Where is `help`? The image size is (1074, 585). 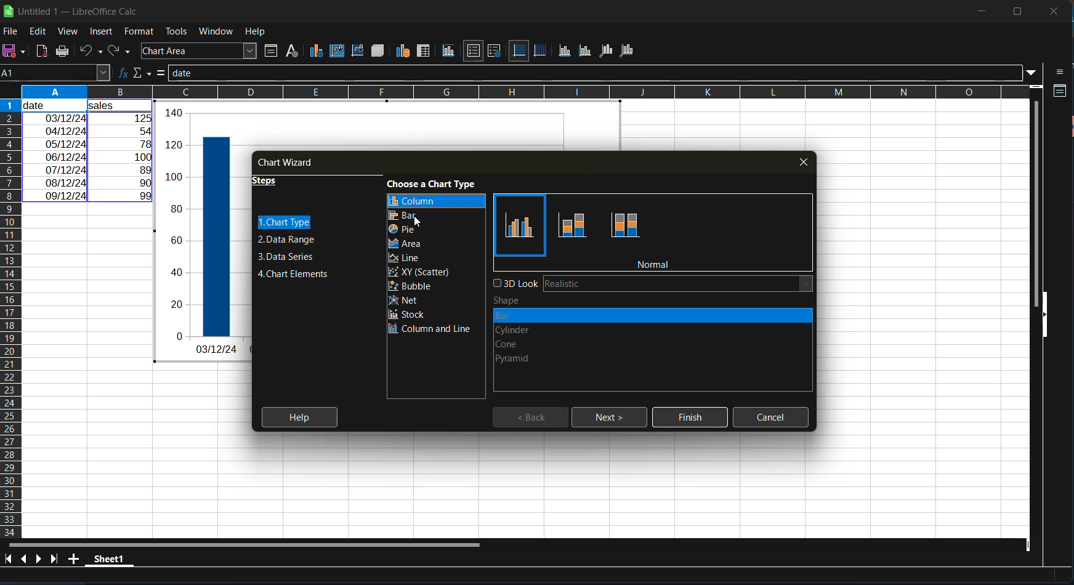
help is located at coordinates (256, 31).